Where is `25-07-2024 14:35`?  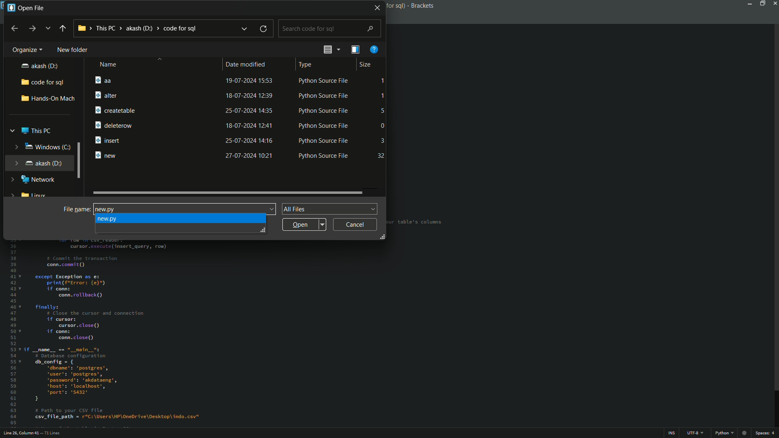 25-07-2024 14:35 is located at coordinates (249, 111).